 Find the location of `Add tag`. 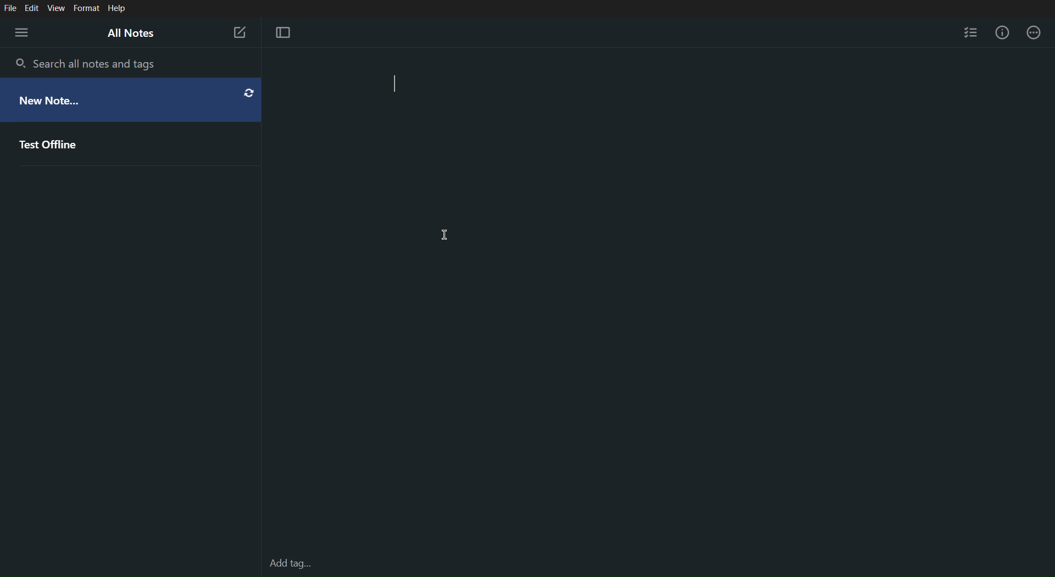

Add tag is located at coordinates (288, 563).